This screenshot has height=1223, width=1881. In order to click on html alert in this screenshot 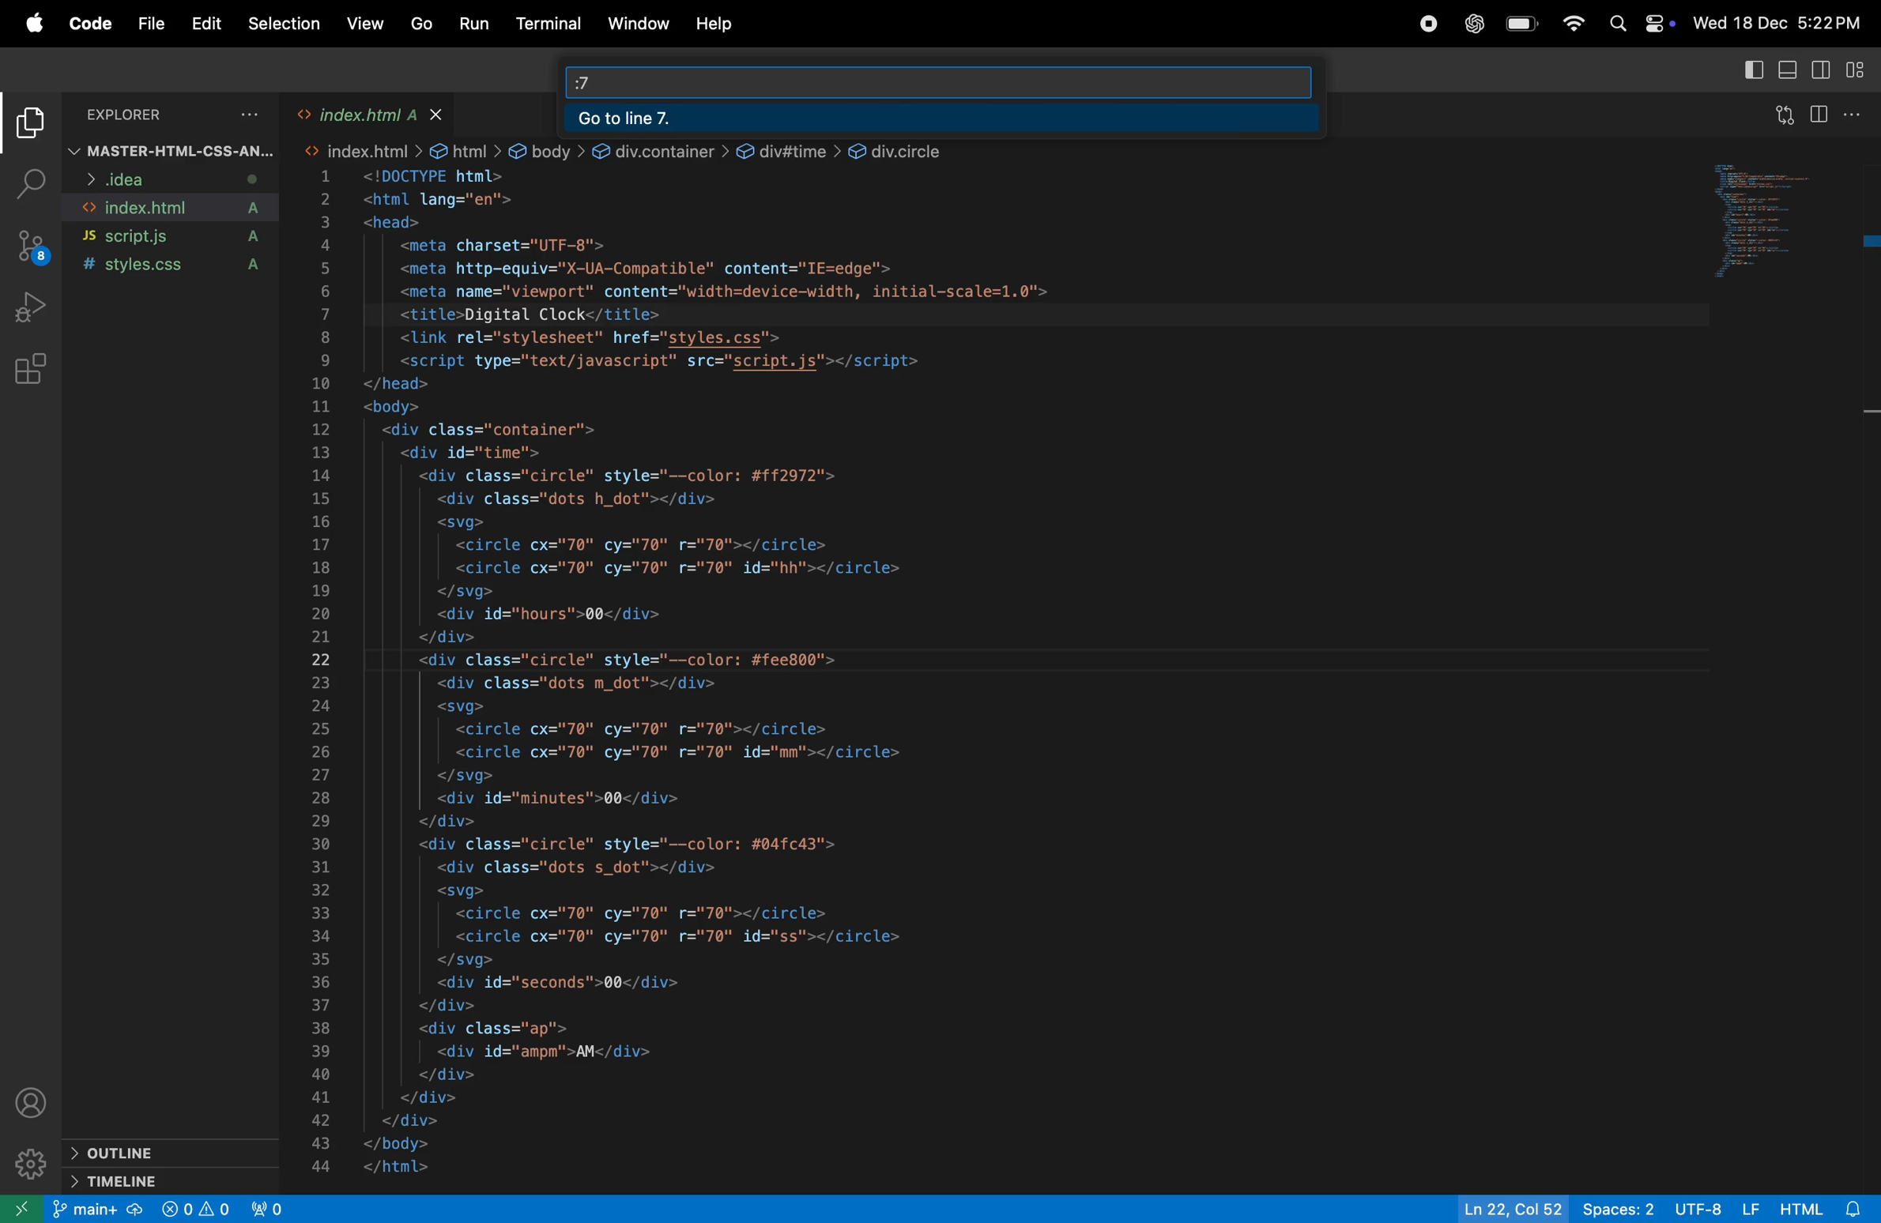, I will do `click(1827, 1207)`.